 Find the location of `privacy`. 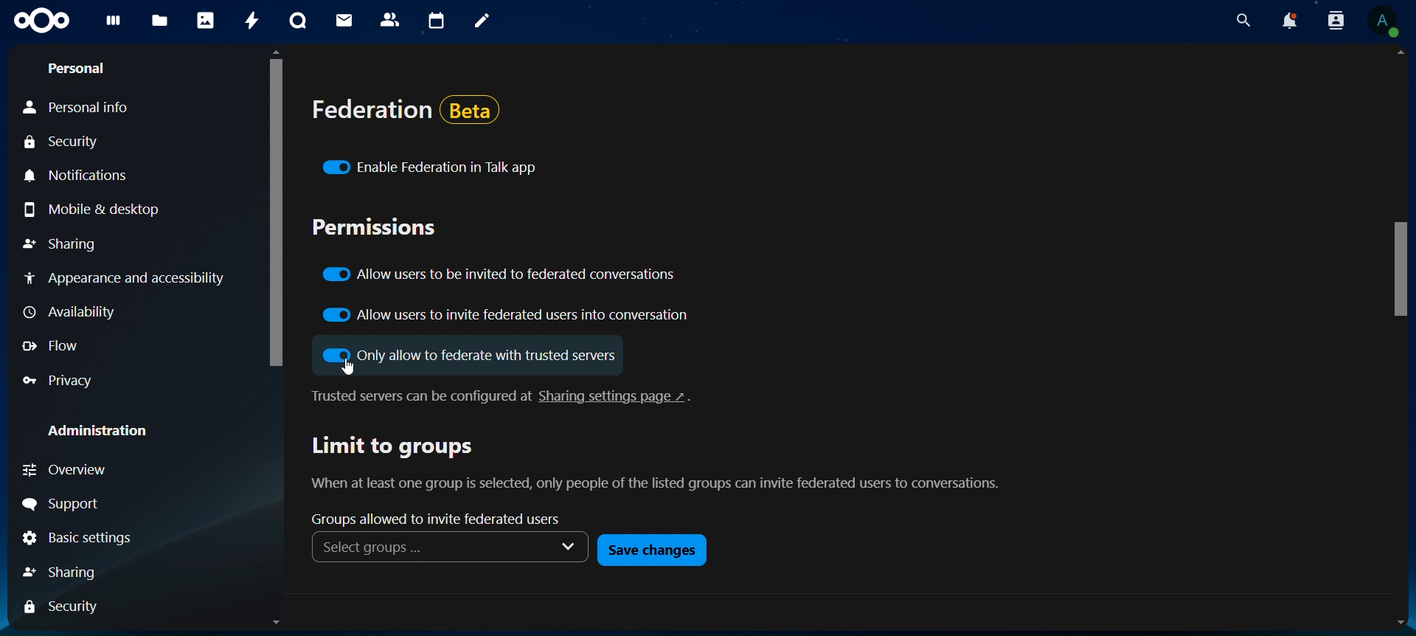

privacy is located at coordinates (64, 383).